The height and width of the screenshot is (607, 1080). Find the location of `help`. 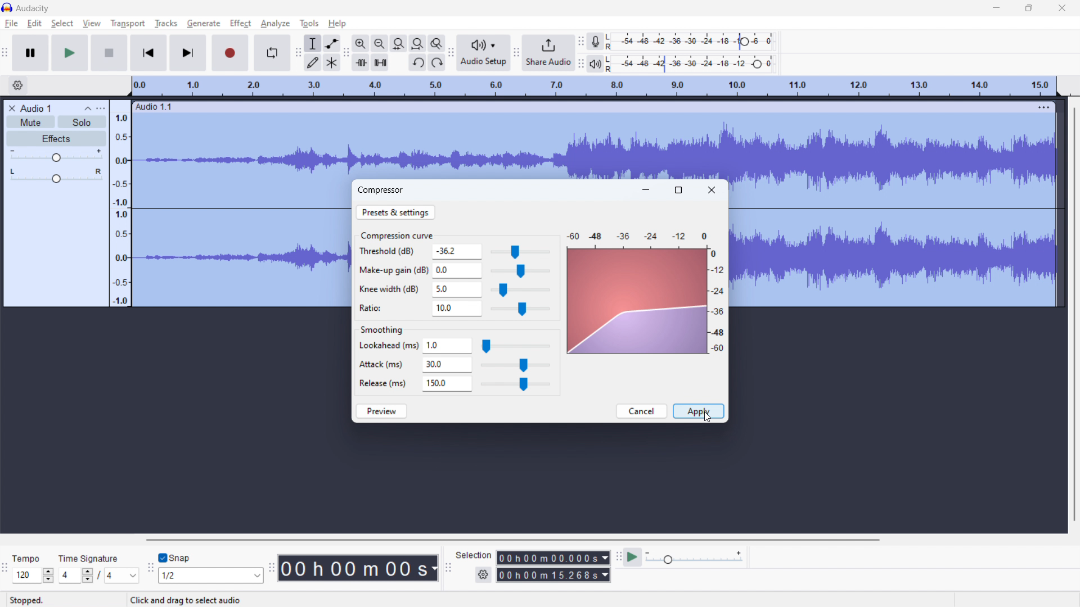

help is located at coordinates (337, 24).